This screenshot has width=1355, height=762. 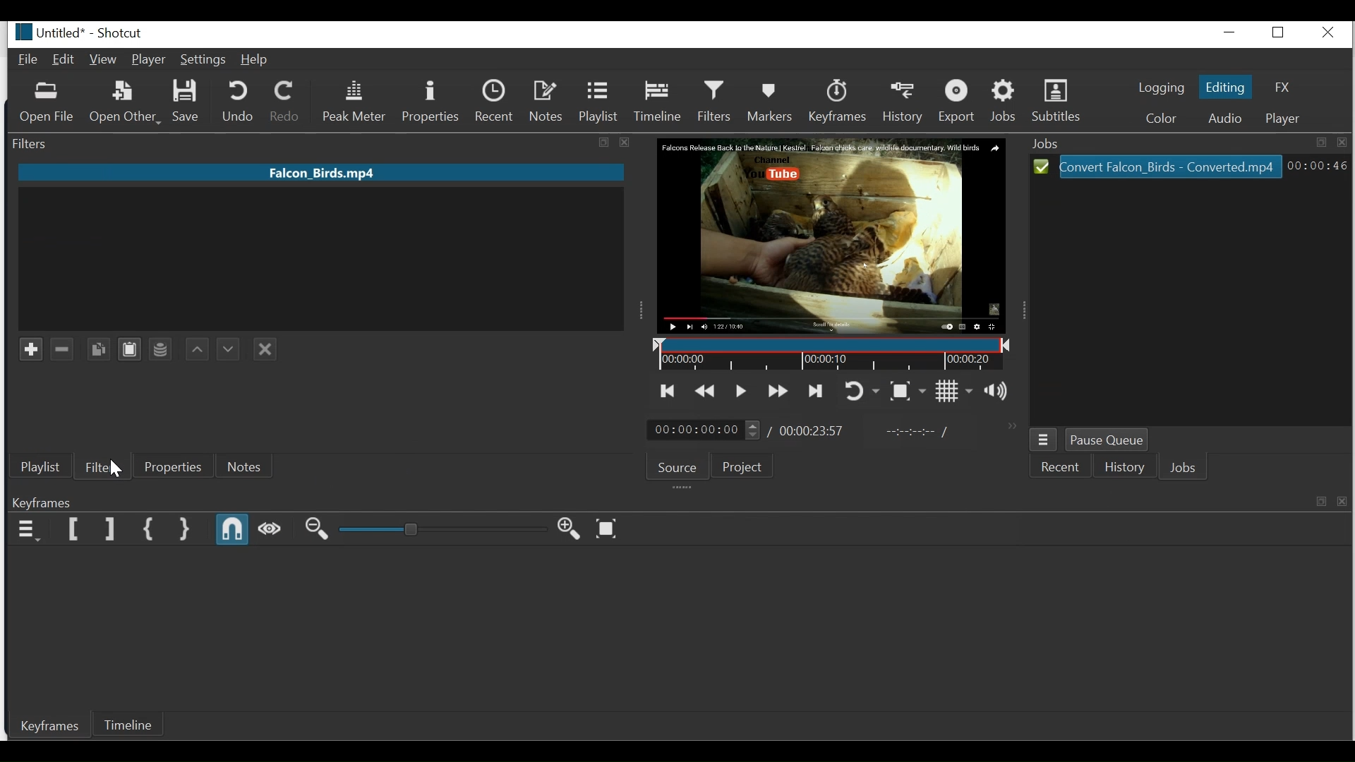 I want to click on Move Filter down, so click(x=227, y=349).